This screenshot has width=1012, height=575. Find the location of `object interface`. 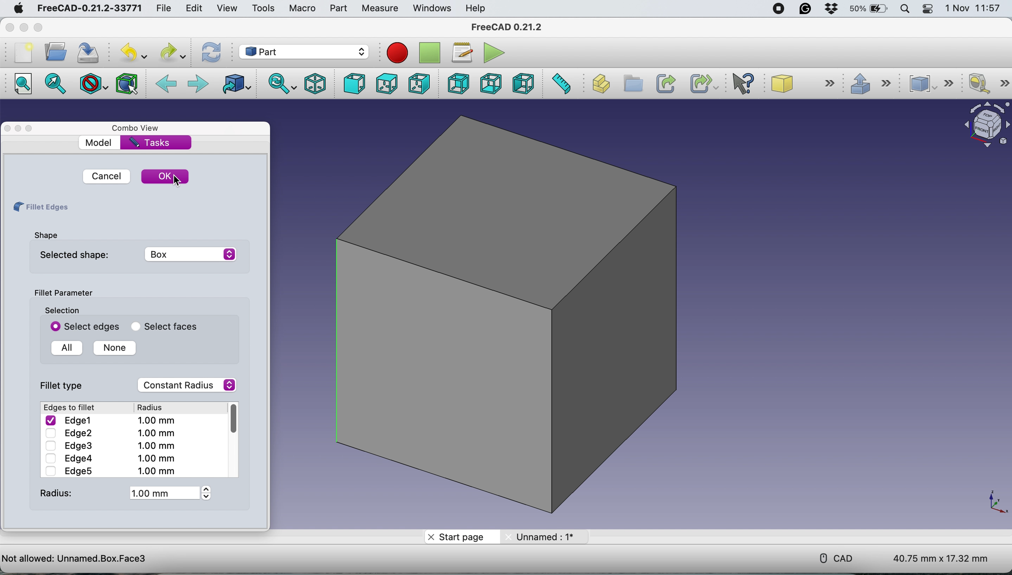

object interface is located at coordinates (983, 126).